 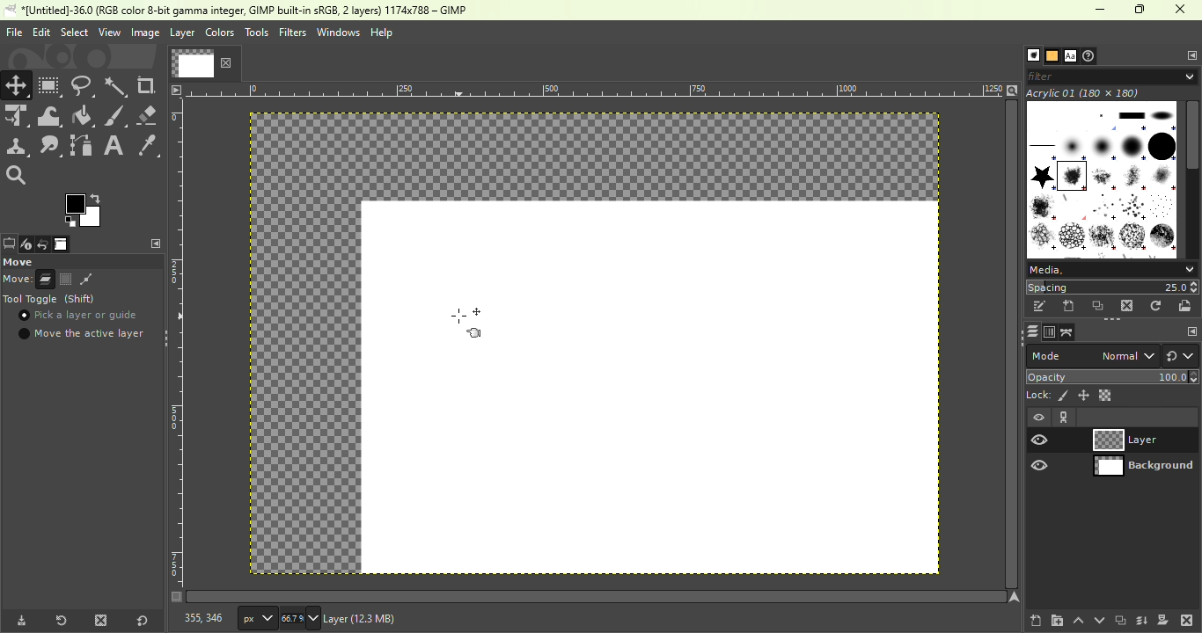 What do you see at coordinates (21, 176) in the screenshot?
I see `Zoom tool` at bounding box center [21, 176].